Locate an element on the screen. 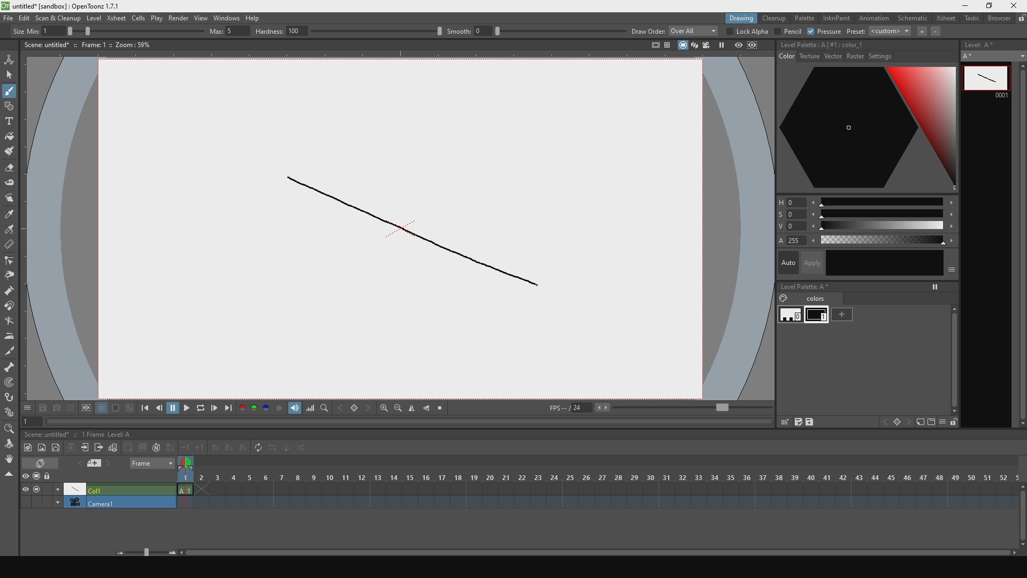  frames toolbar is located at coordinates (96, 447).